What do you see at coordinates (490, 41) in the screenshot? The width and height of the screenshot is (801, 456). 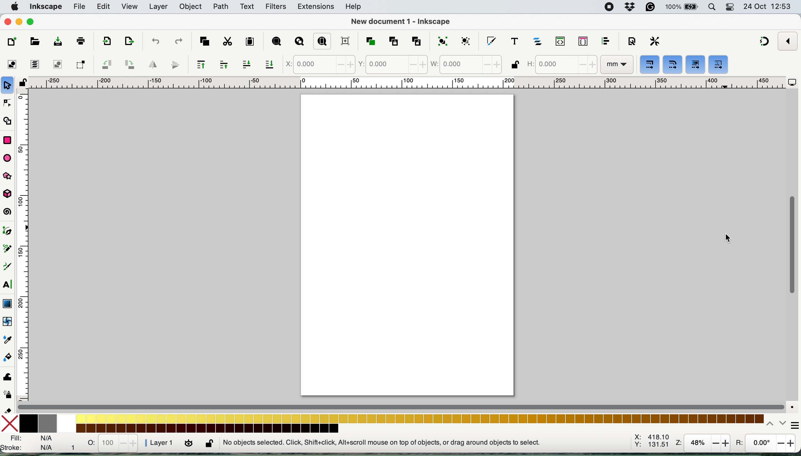 I see `fill and stroke` at bounding box center [490, 41].